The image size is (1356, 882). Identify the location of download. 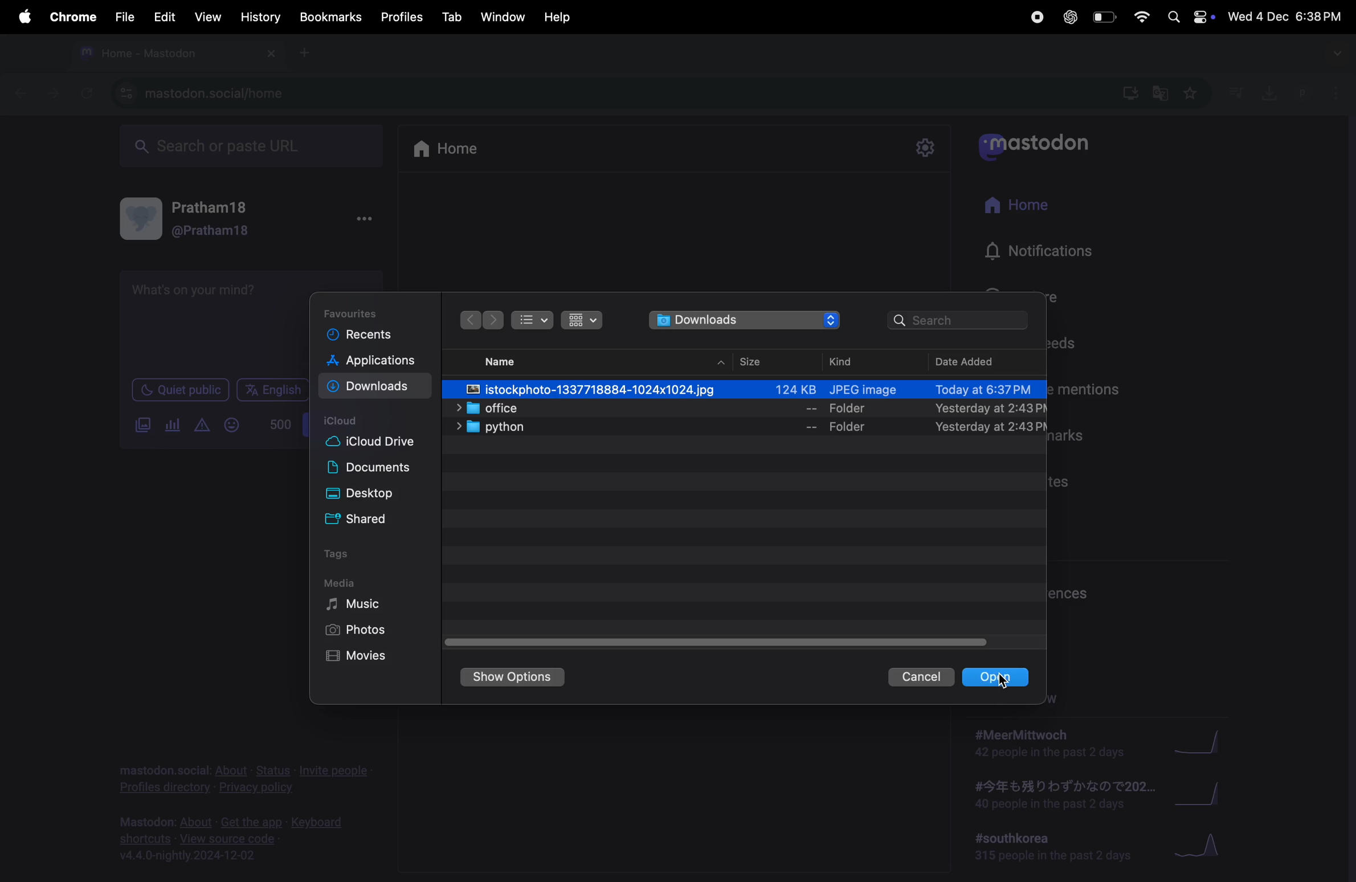
(1265, 91).